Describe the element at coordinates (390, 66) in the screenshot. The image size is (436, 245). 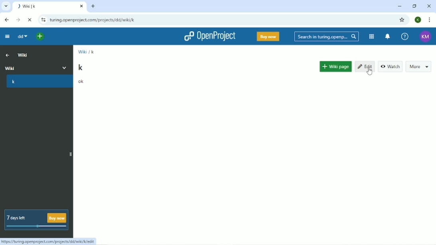
I see `Watch` at that location.